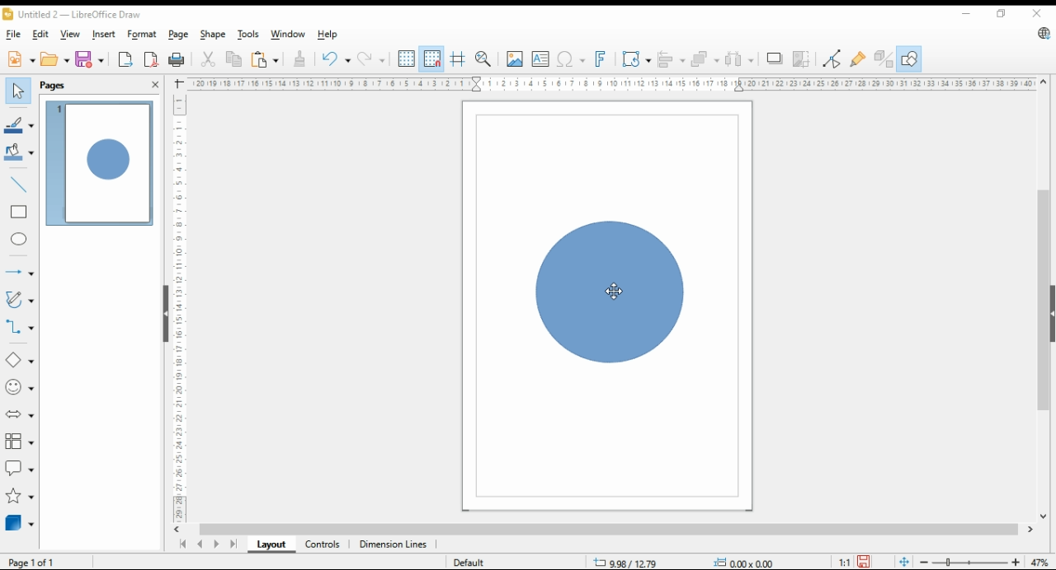 The image size is (1056, 570). What do you see at coordinates (20, 416) in the screenshot?
I see `block arrow` at bounding box center [20, 416].